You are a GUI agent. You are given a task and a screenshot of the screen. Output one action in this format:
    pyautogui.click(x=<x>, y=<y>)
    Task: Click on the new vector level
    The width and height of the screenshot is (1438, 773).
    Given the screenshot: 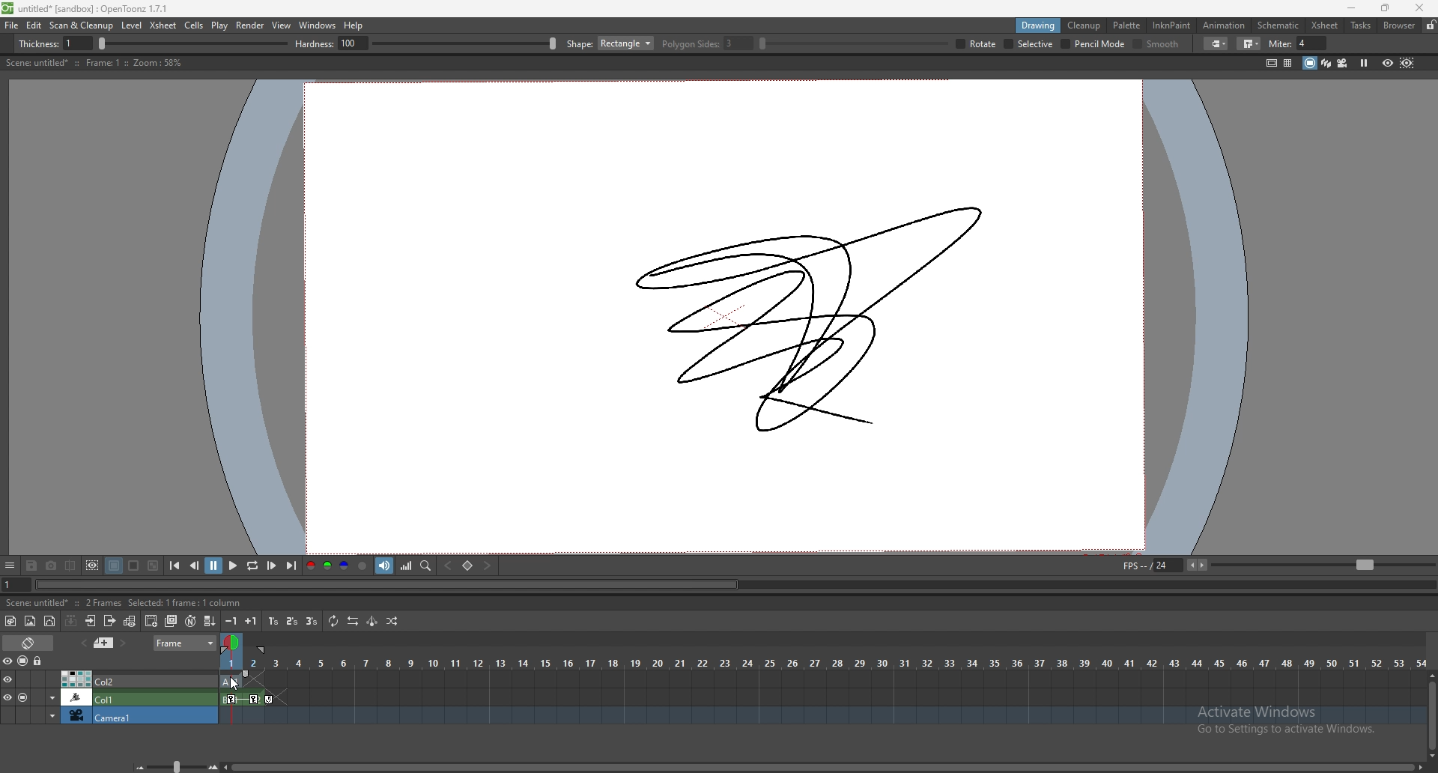 What is the action you would take?
    pyautogui.click(x=50, y=622)
    